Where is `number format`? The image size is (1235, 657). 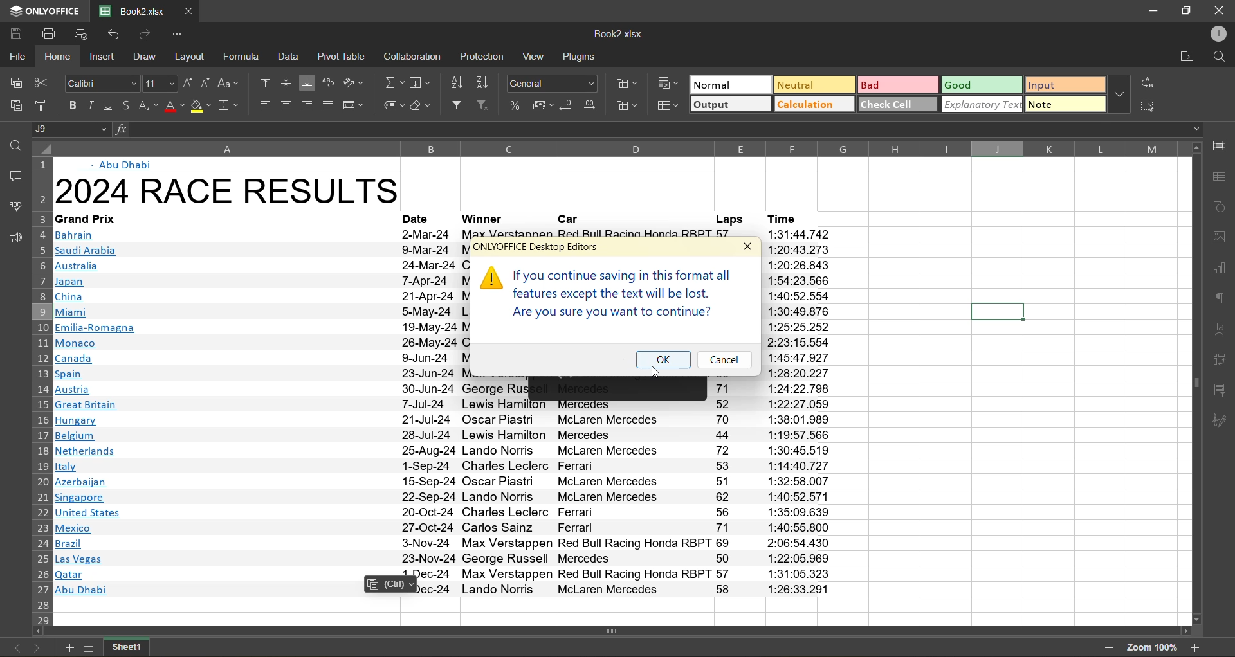 number format is located at coordinates (554, 82).